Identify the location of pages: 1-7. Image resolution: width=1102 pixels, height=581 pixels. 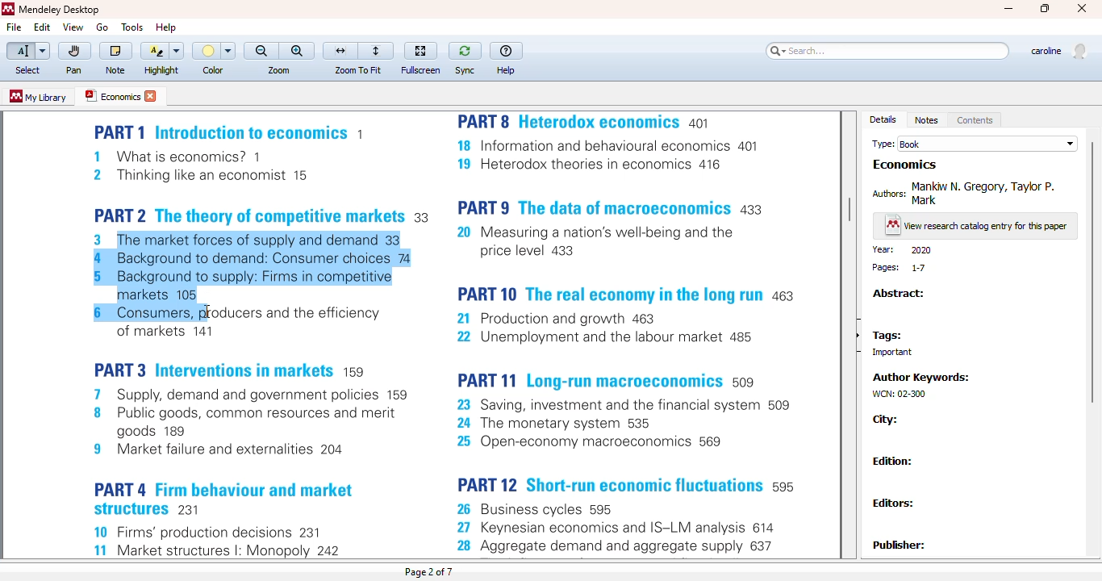
(900, 268).